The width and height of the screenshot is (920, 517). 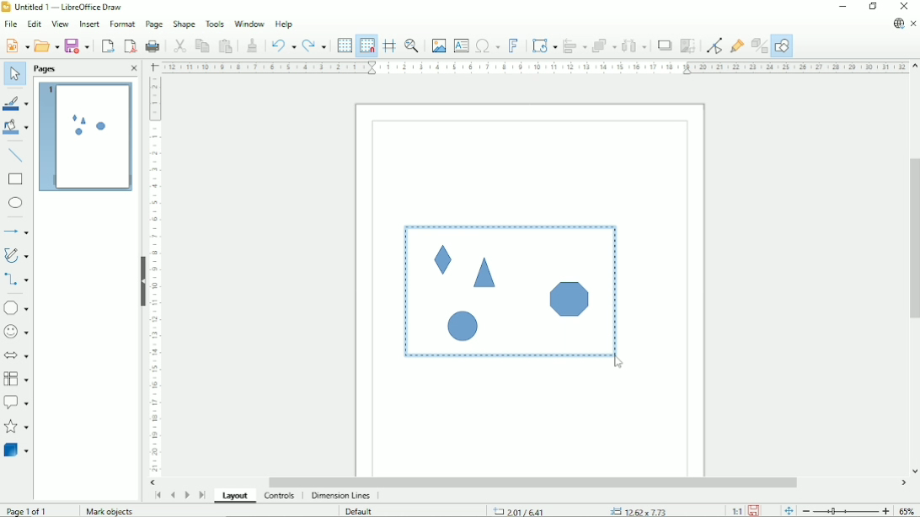 I want to click on Connectors, so click(x=17, y=280).